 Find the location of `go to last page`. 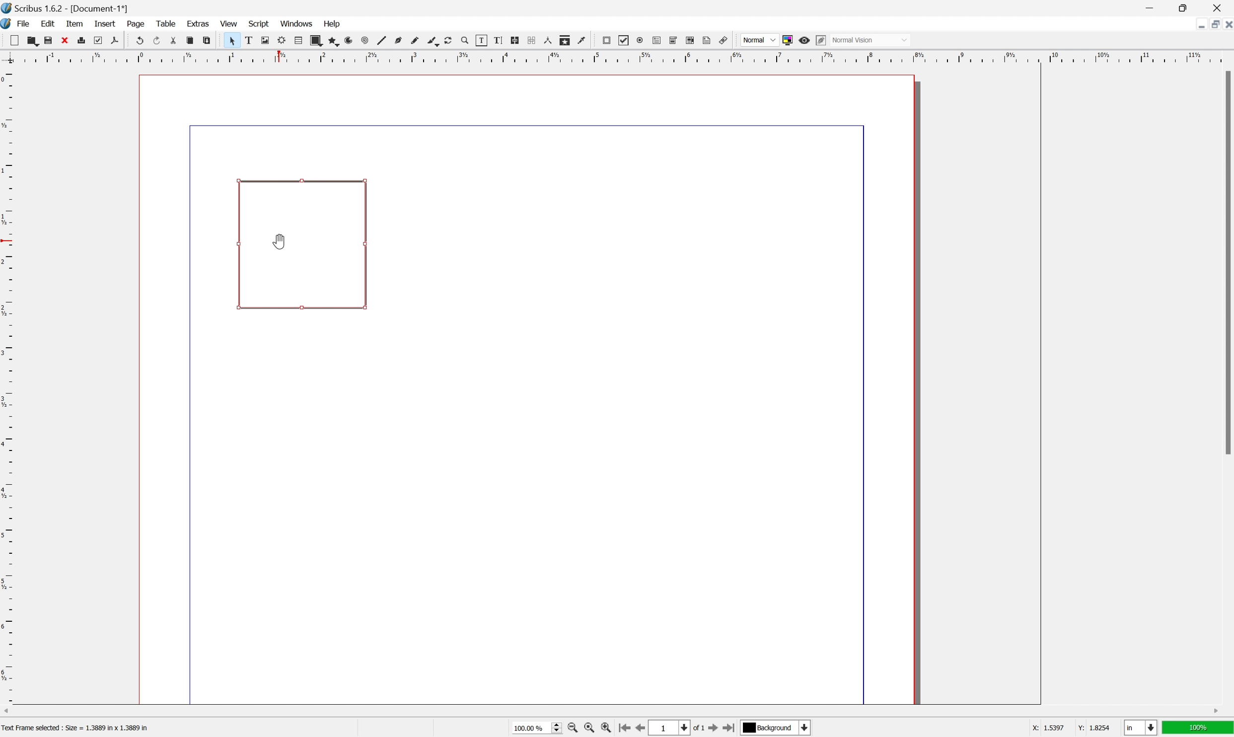

go to last page is located at coordinates (732, 730).